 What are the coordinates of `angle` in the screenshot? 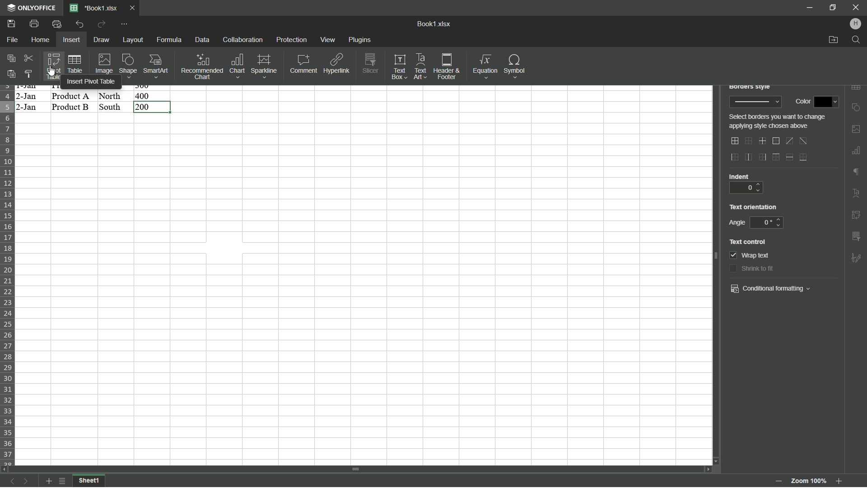 It's located at (738, 223).